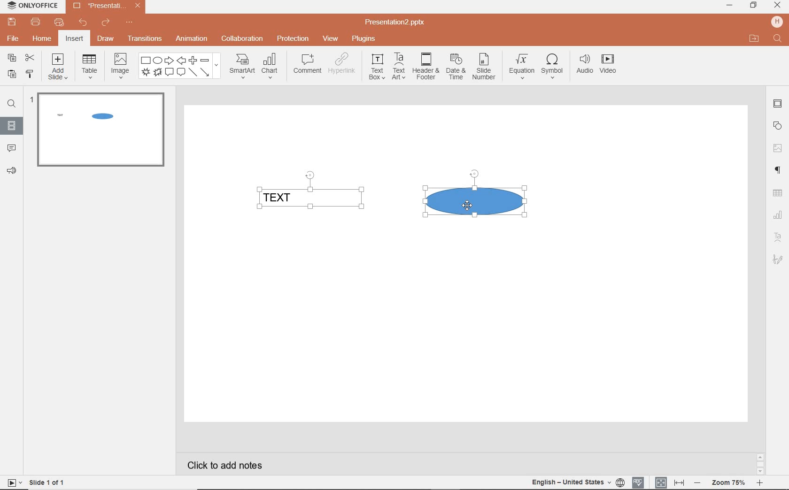  I want to click on TEXT FIELD SELECTED, so click(310, 192).